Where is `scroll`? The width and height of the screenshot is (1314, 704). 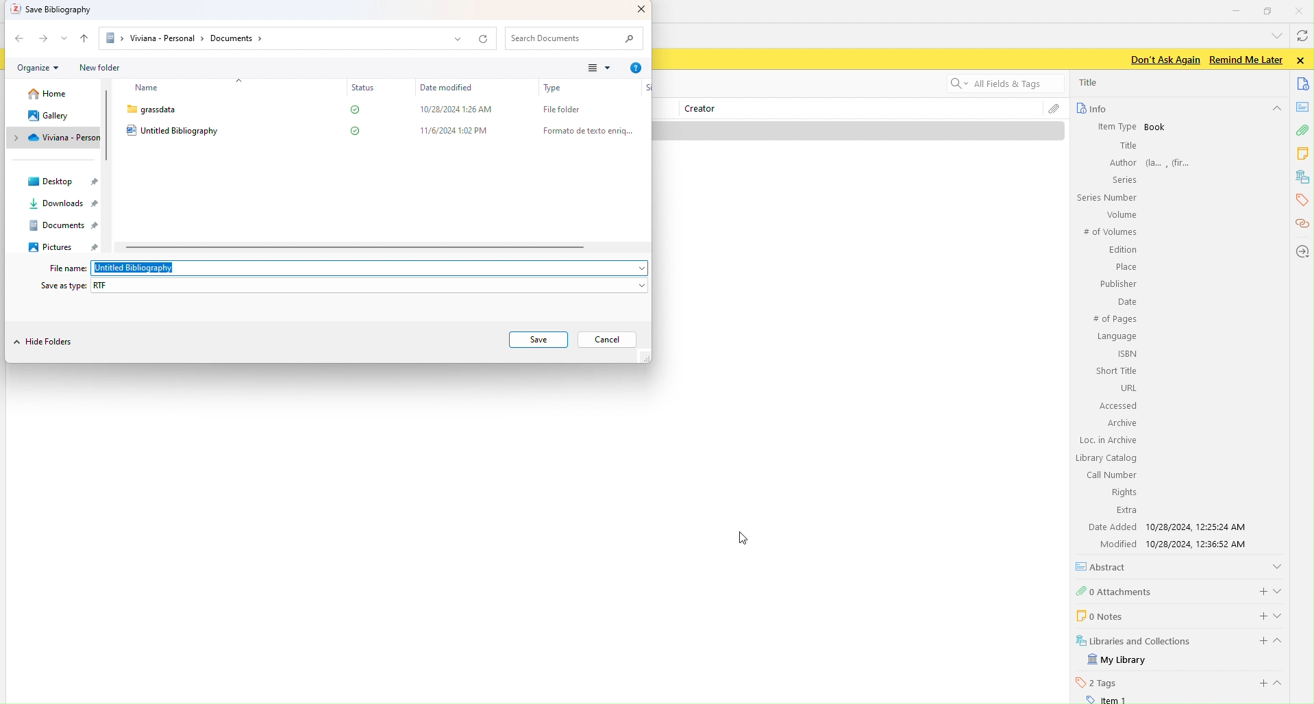 scroll is located at coordinates (110, 126).